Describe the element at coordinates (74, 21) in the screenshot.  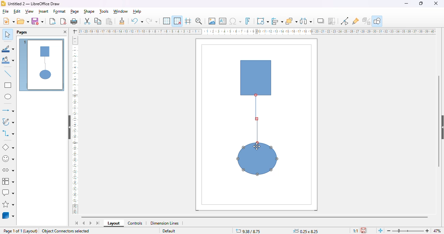
I see `print` at that location.